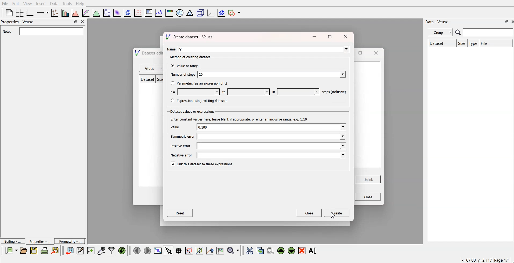 The width and height of the screenshot is (514, 263). Describe the element at coordinates (123, 250) in the screenshot. I see `reload linked datasets` at that location.